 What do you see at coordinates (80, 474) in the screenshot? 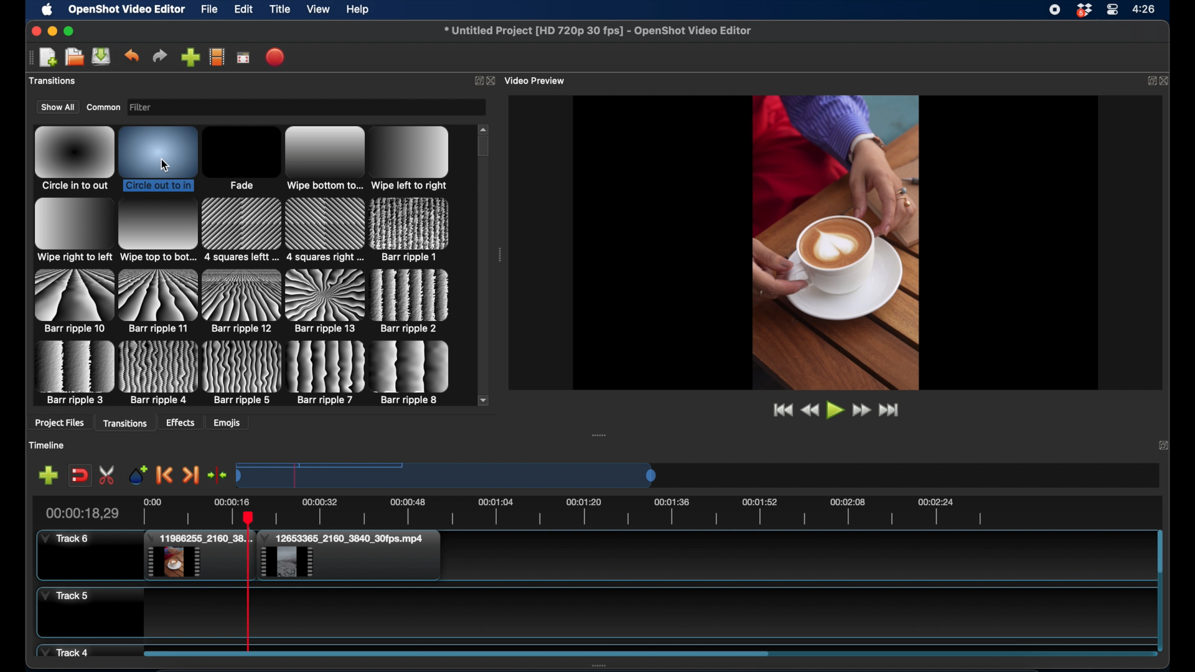
I see `disable snapping` at bounding box center [80, 474].